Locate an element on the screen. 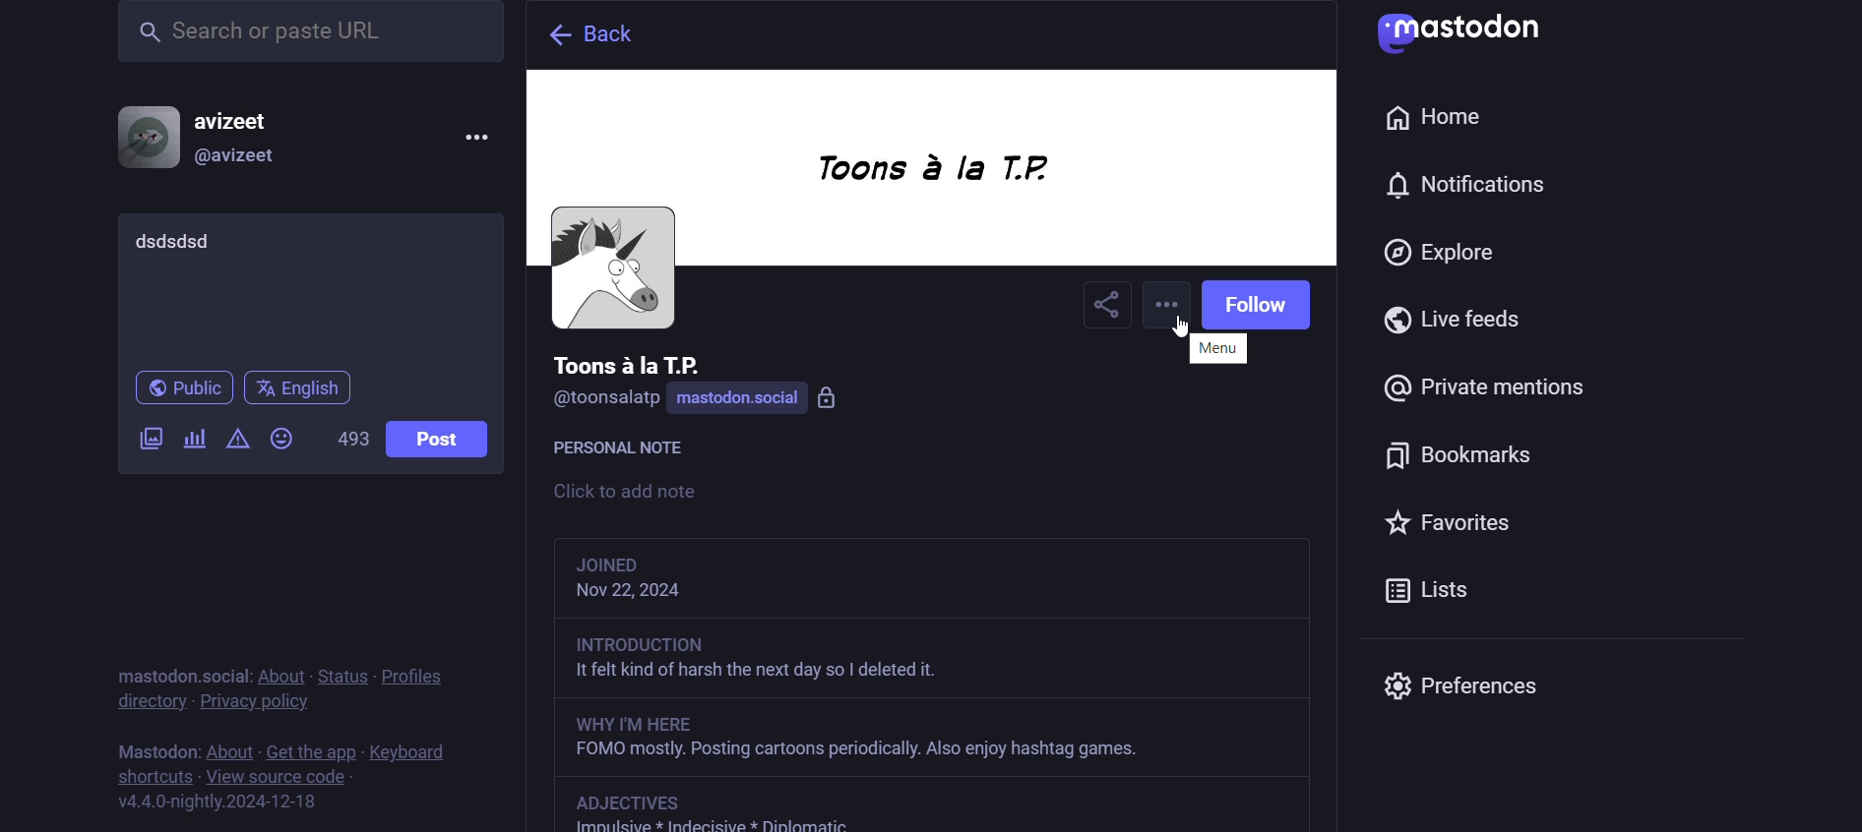 The height and width of the screenshot is (832, 1862). favorites is located at coordinates (1444, 523).